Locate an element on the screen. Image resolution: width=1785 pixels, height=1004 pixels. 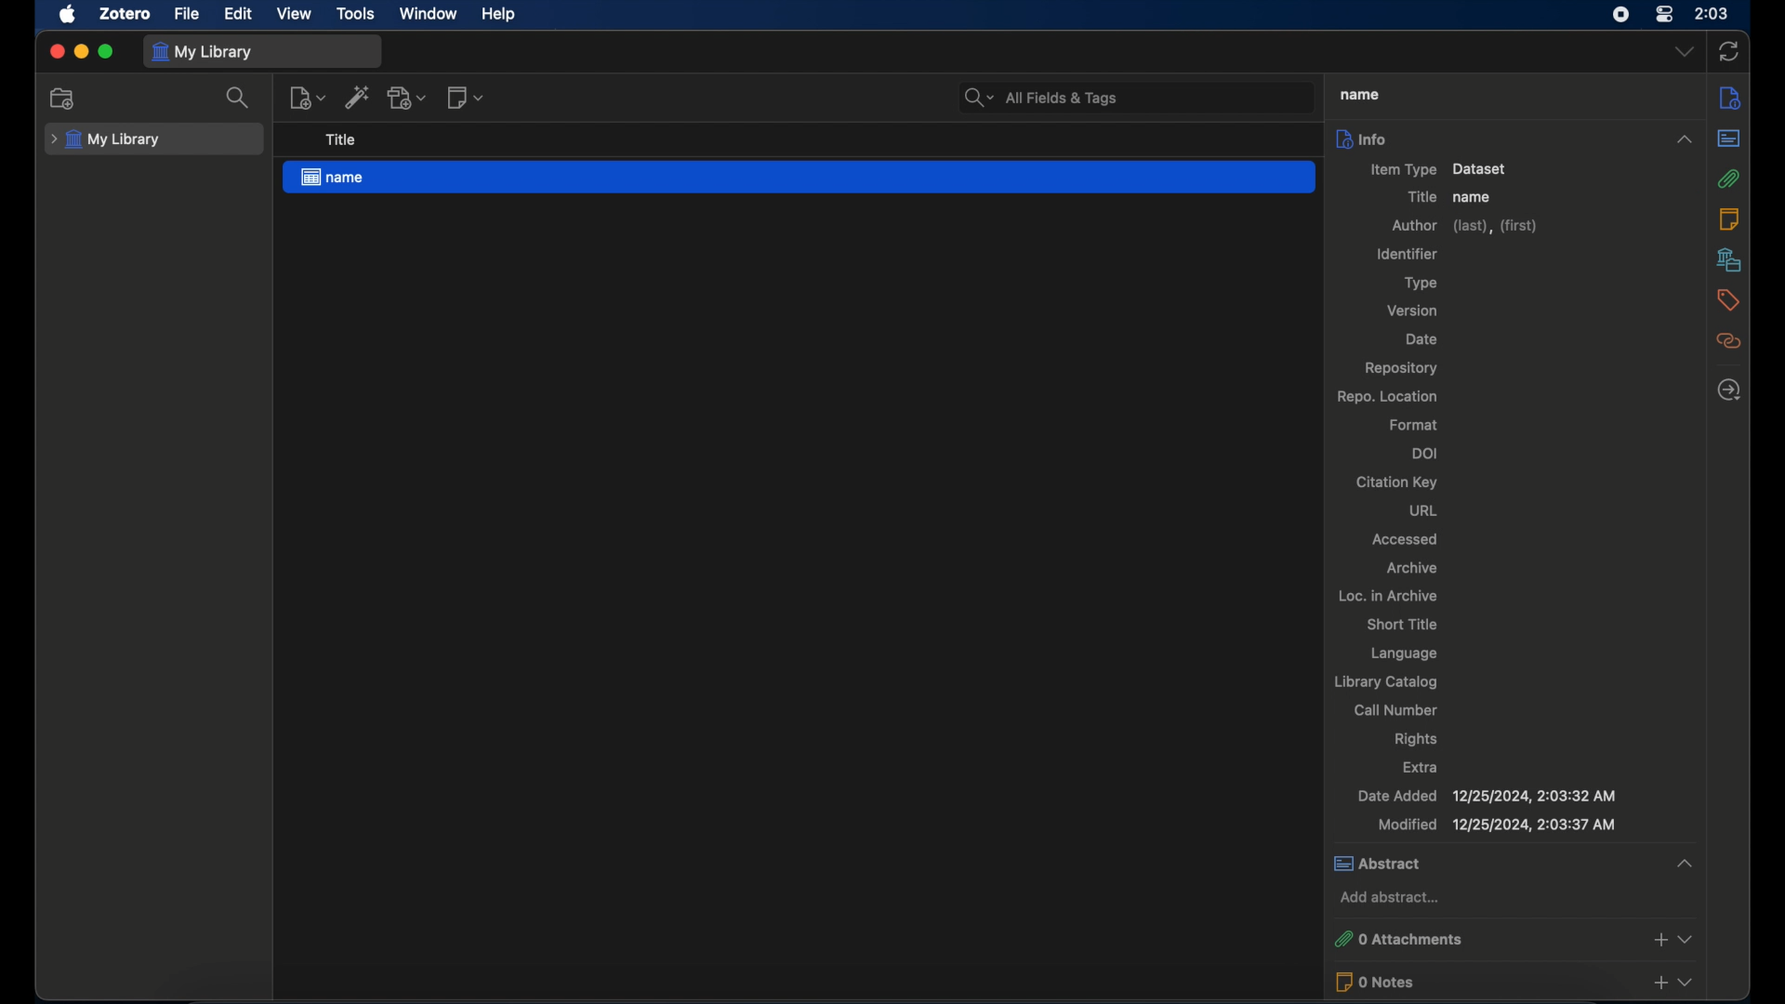
related is located at coordinates (1729, 341).